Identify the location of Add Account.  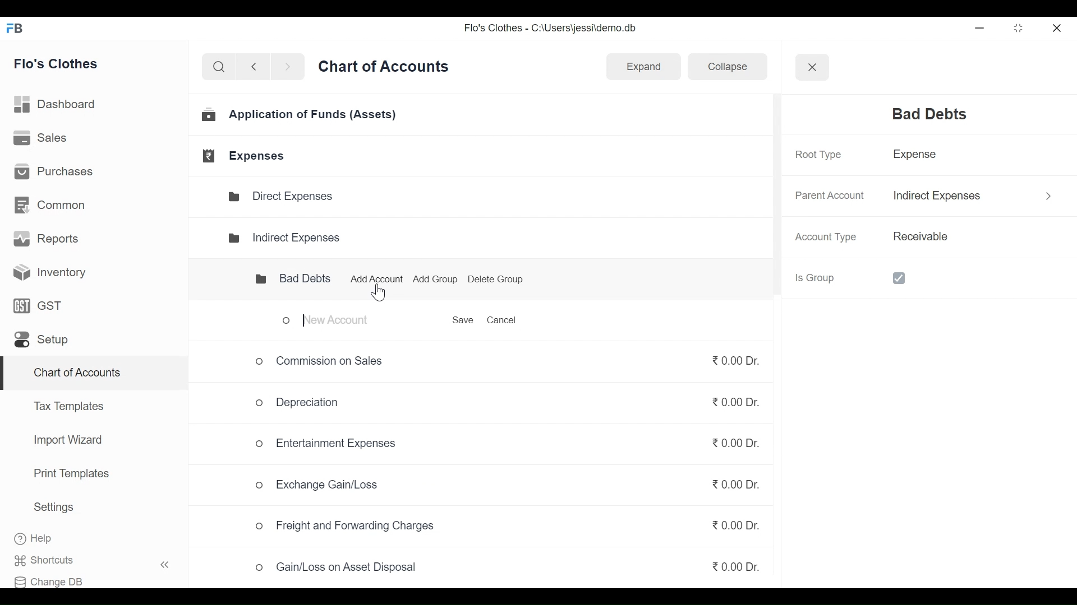
(378, 279).